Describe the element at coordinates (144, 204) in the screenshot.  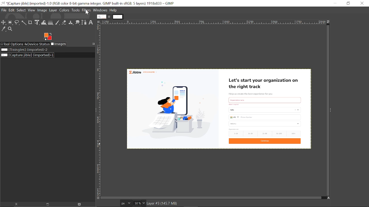
I see `Current zoom` at that location.